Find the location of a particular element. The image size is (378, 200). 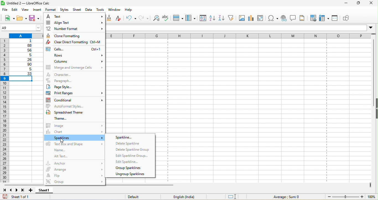

33 is located at coordinates (22, 74).